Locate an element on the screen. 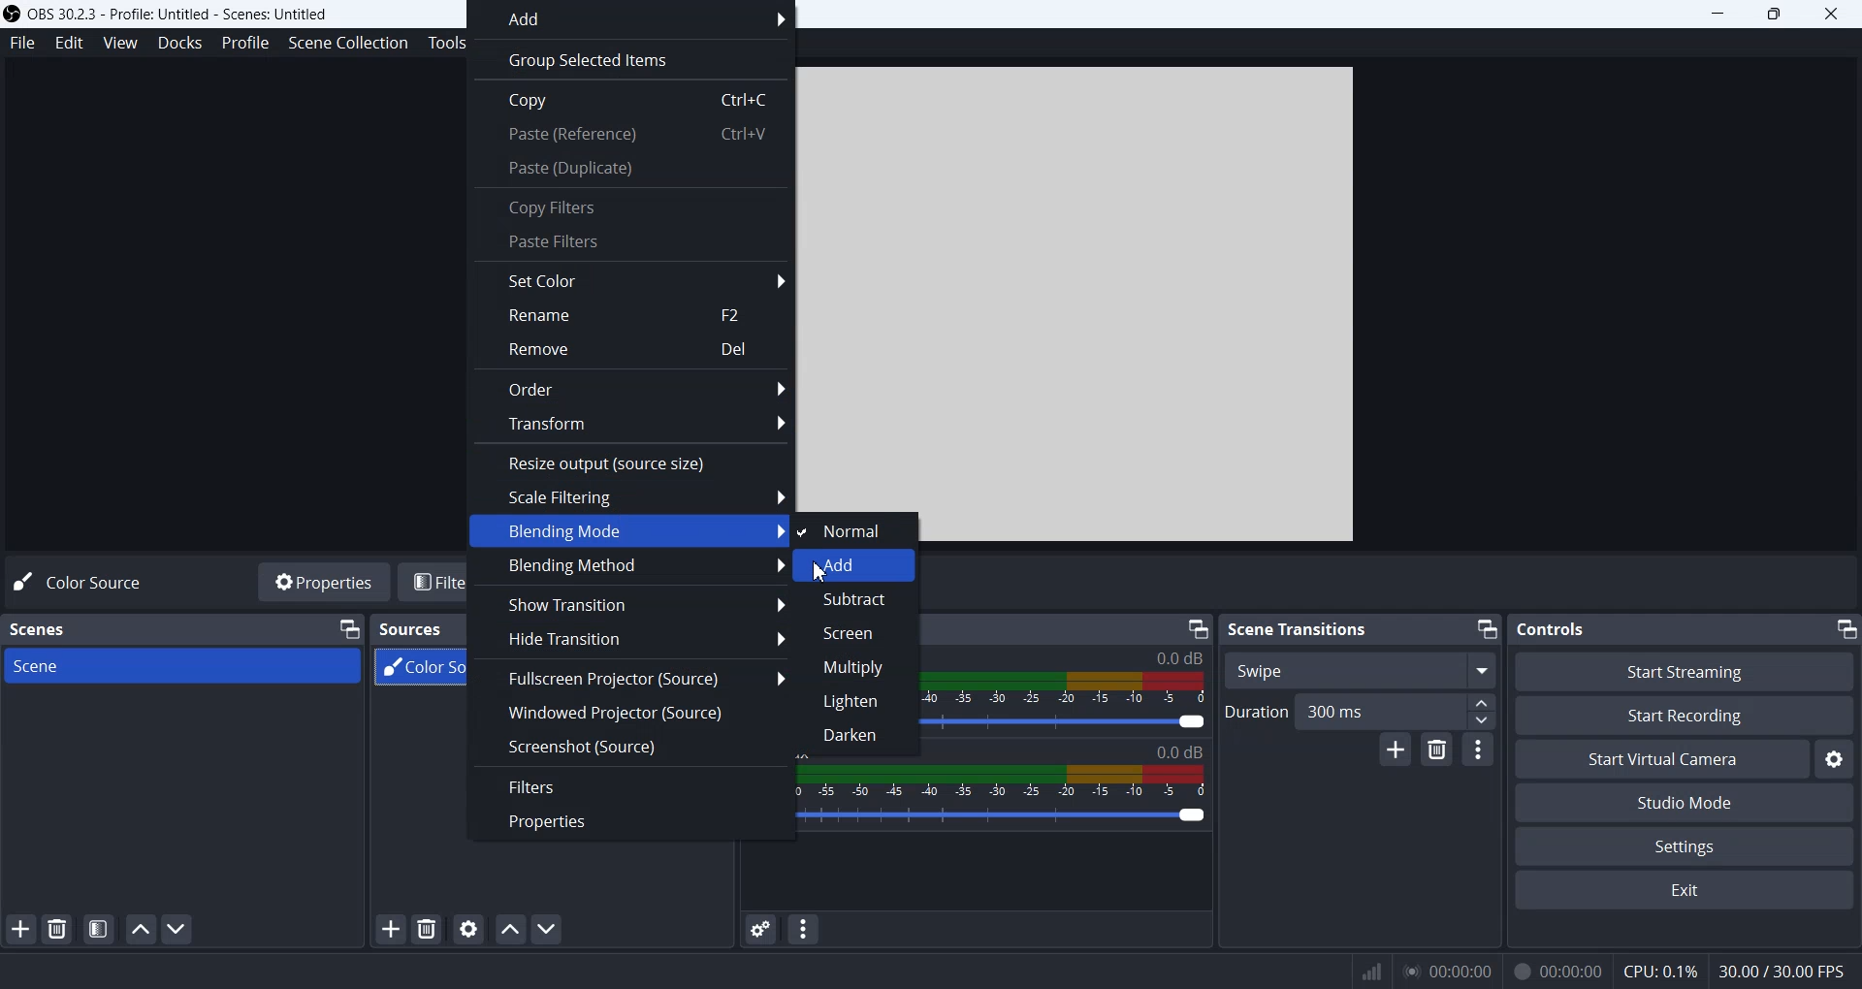  Start Recording is located at coordinates (1685, 715).